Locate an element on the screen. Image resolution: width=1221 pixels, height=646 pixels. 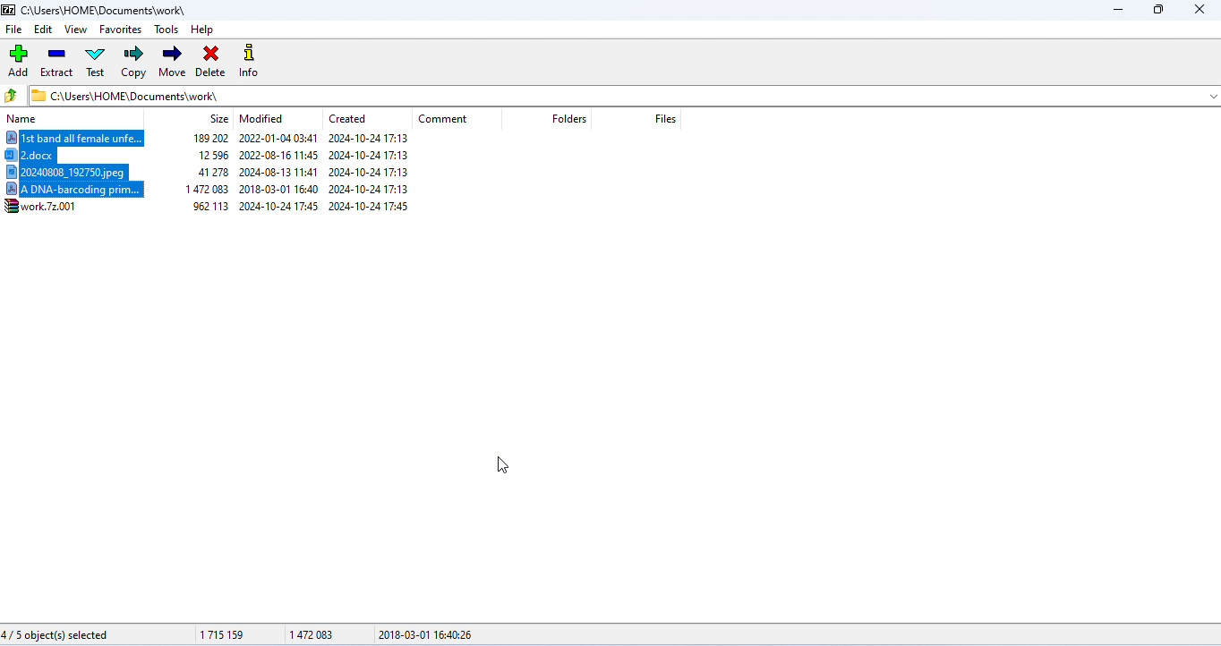
/ADNA-barcoding prim... | ~~ 1472083 2018-03-01 16:40 2024-10-24 17:13 is located at coordinates (229, 191).